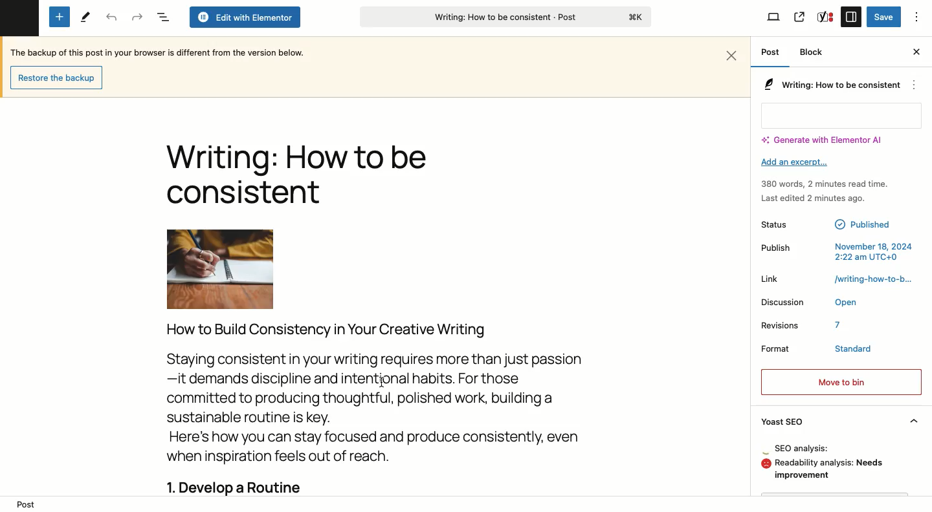 Image resolution: width=932 pixels, height=512 pixels. I want to click on Add an excerpt, so click(797, 162).